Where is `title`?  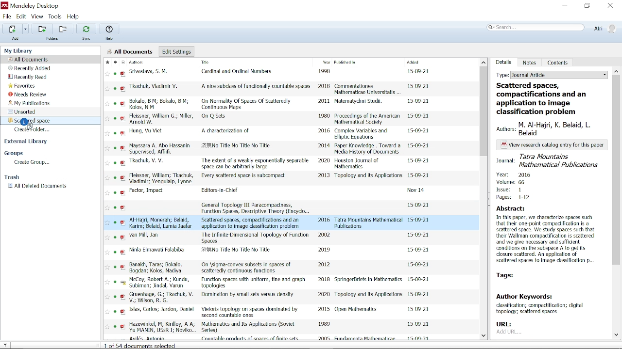
title is located at coordinates (255, 238).